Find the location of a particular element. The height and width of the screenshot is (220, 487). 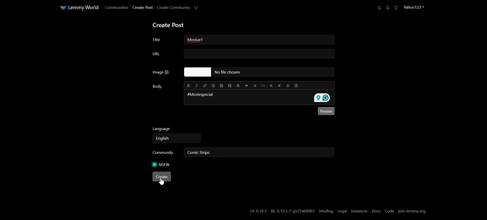

Preview is located at coordinates (325, 111).